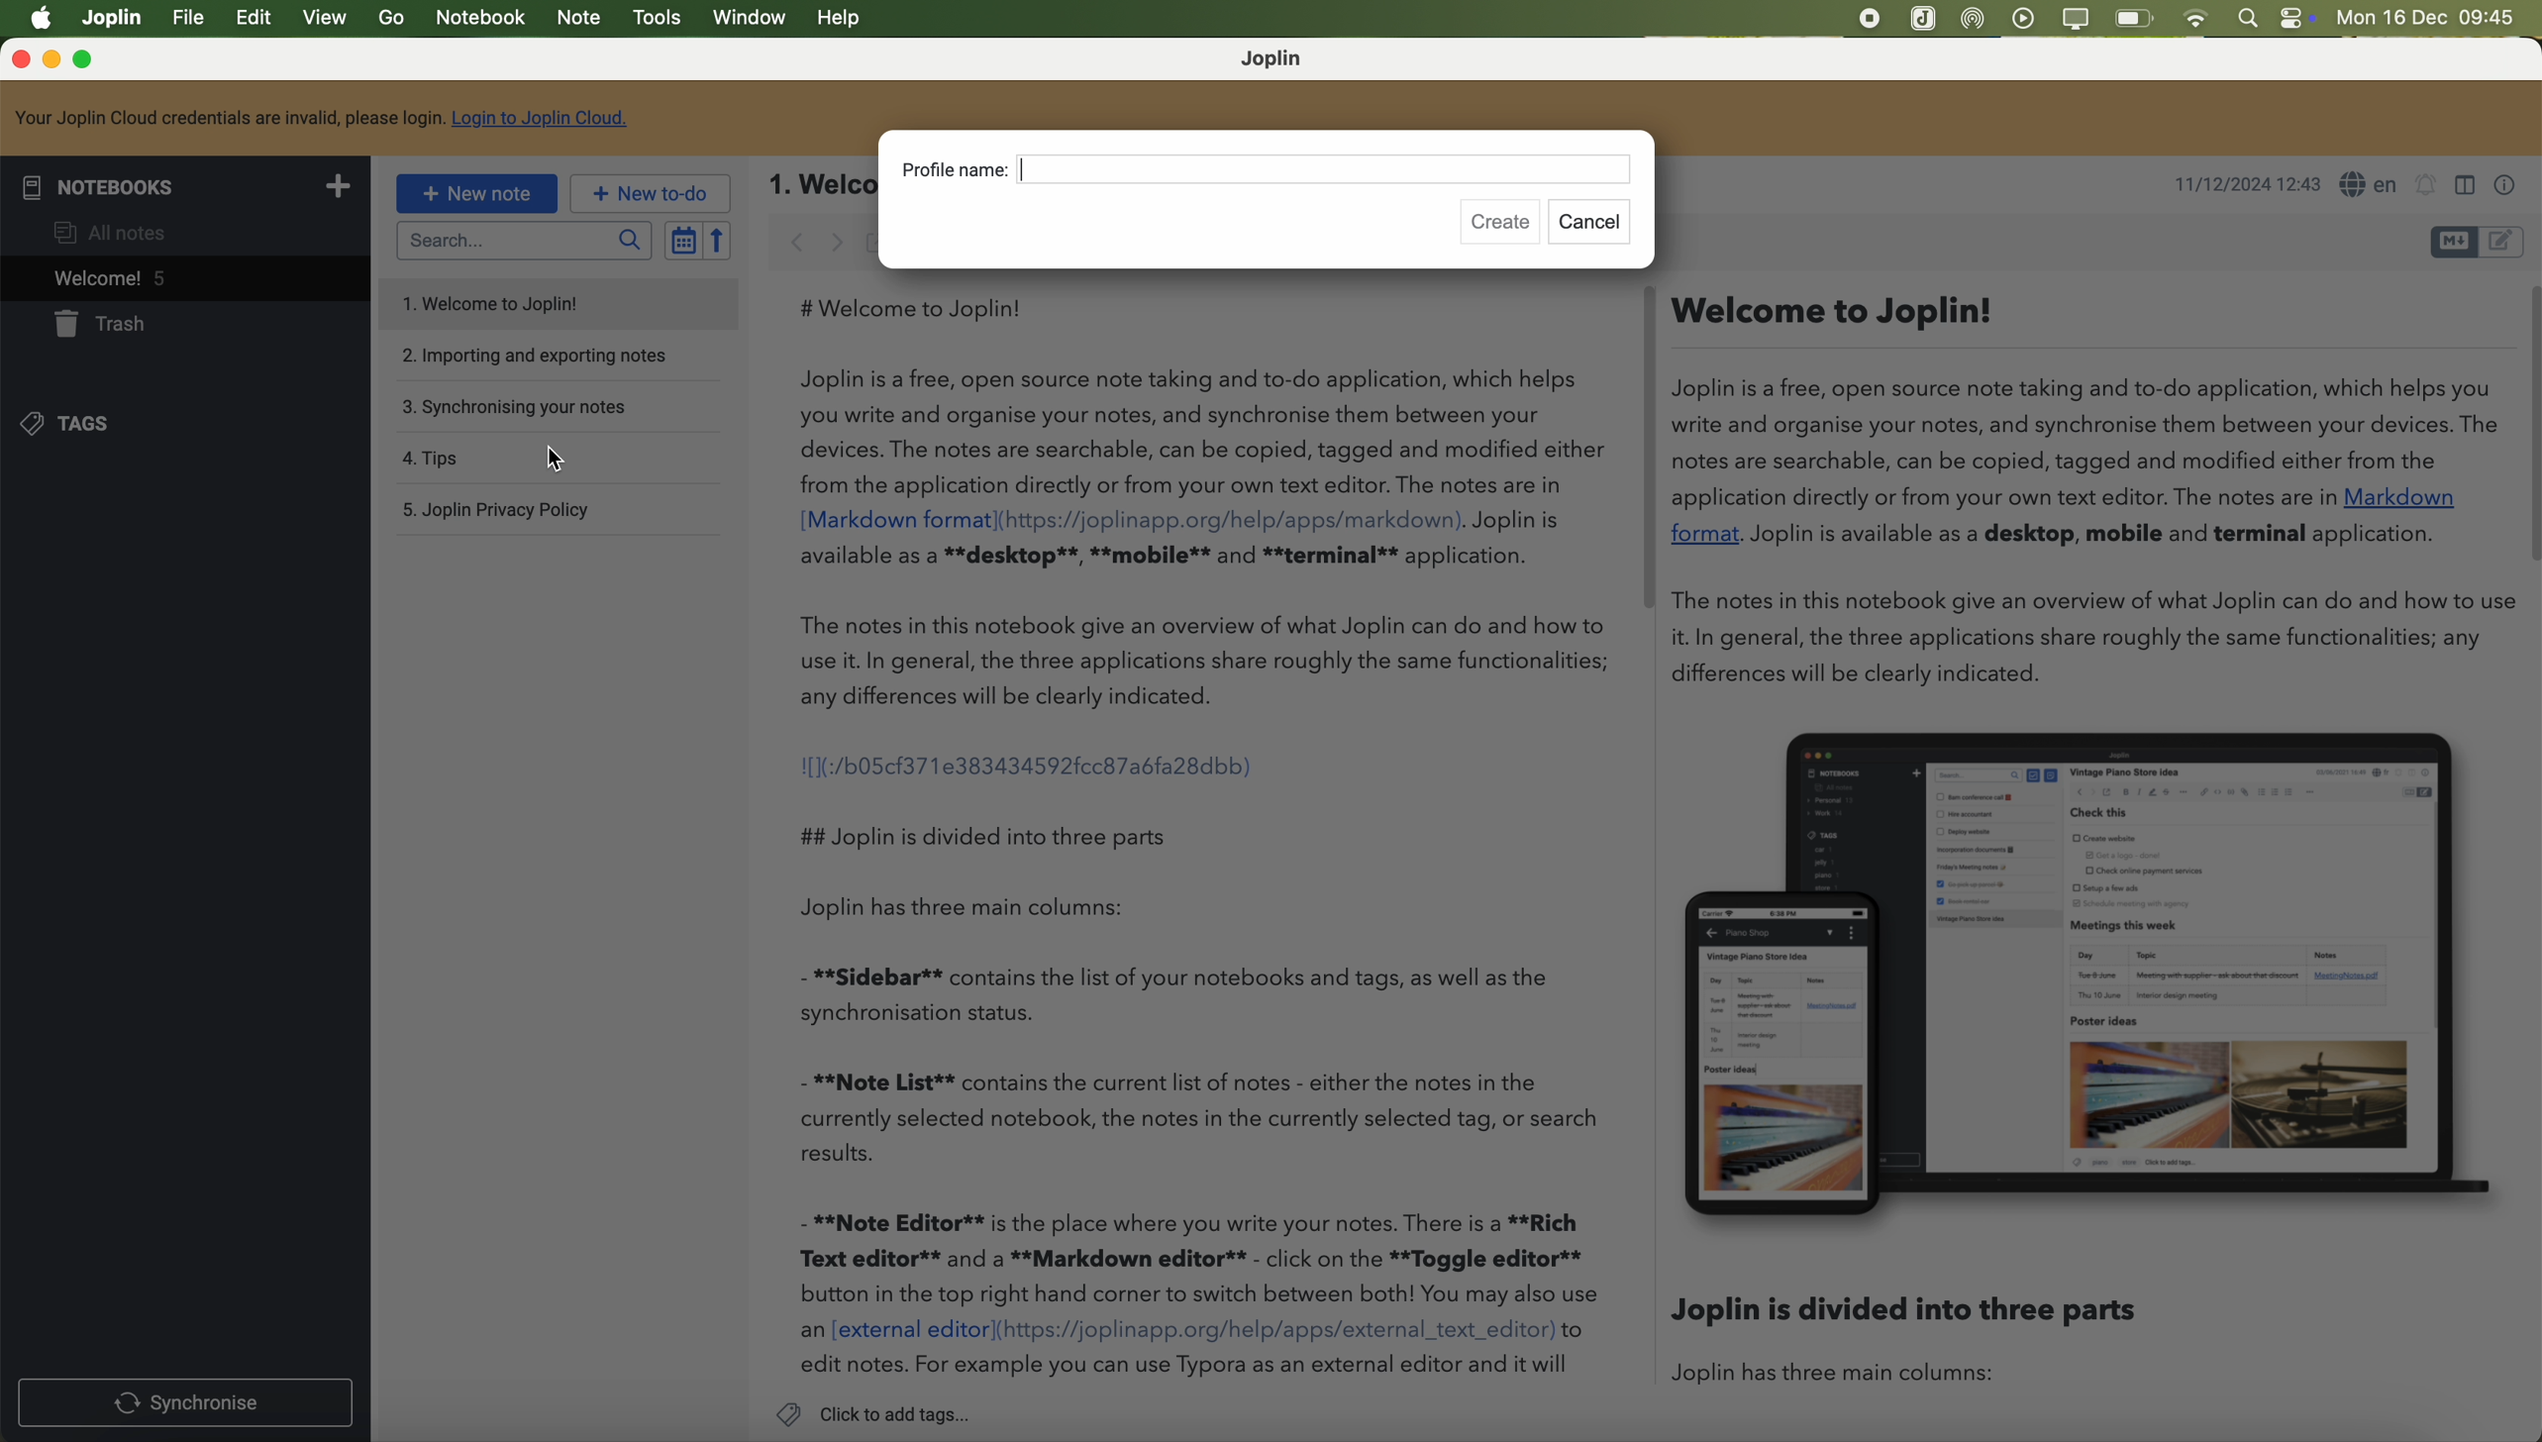 This screenshot has height=1442, width=2542. I want to click on edit notes. For example you can use Typora as an external editor and it will, so click(1187, 1367).